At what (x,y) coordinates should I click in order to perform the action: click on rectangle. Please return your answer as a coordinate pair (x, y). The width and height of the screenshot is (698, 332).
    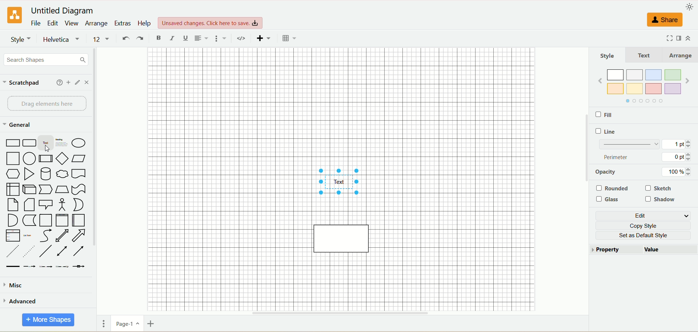
    Looking at the image, I should click on (12, 142).